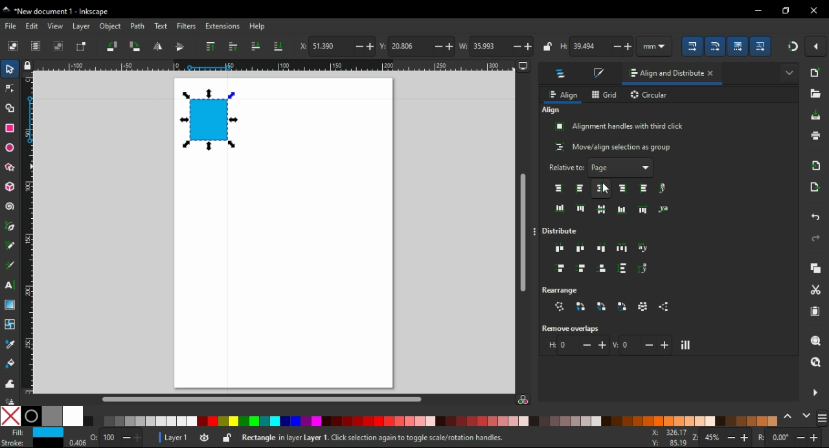 This screenshot has height=448, width=829. I want to click on help, so click(258, 27).